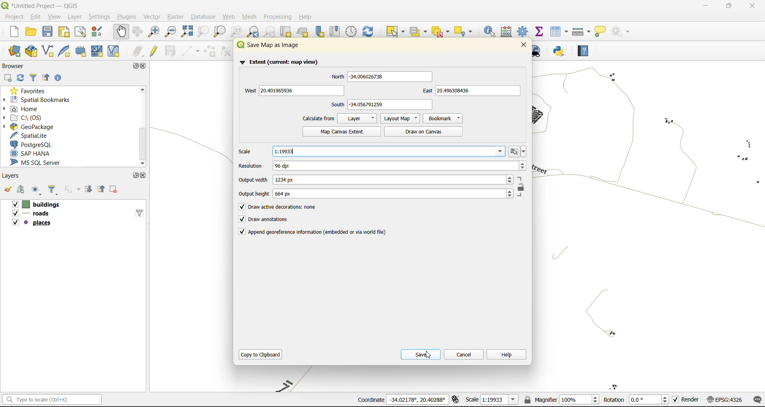  I want to click on add, so click(20, 190).